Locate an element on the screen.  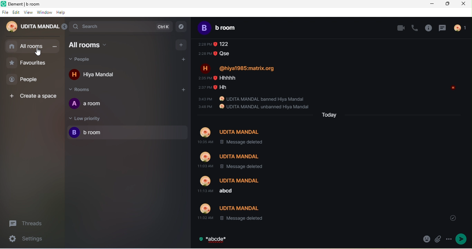
attachment is located at coordinates (437, 239).